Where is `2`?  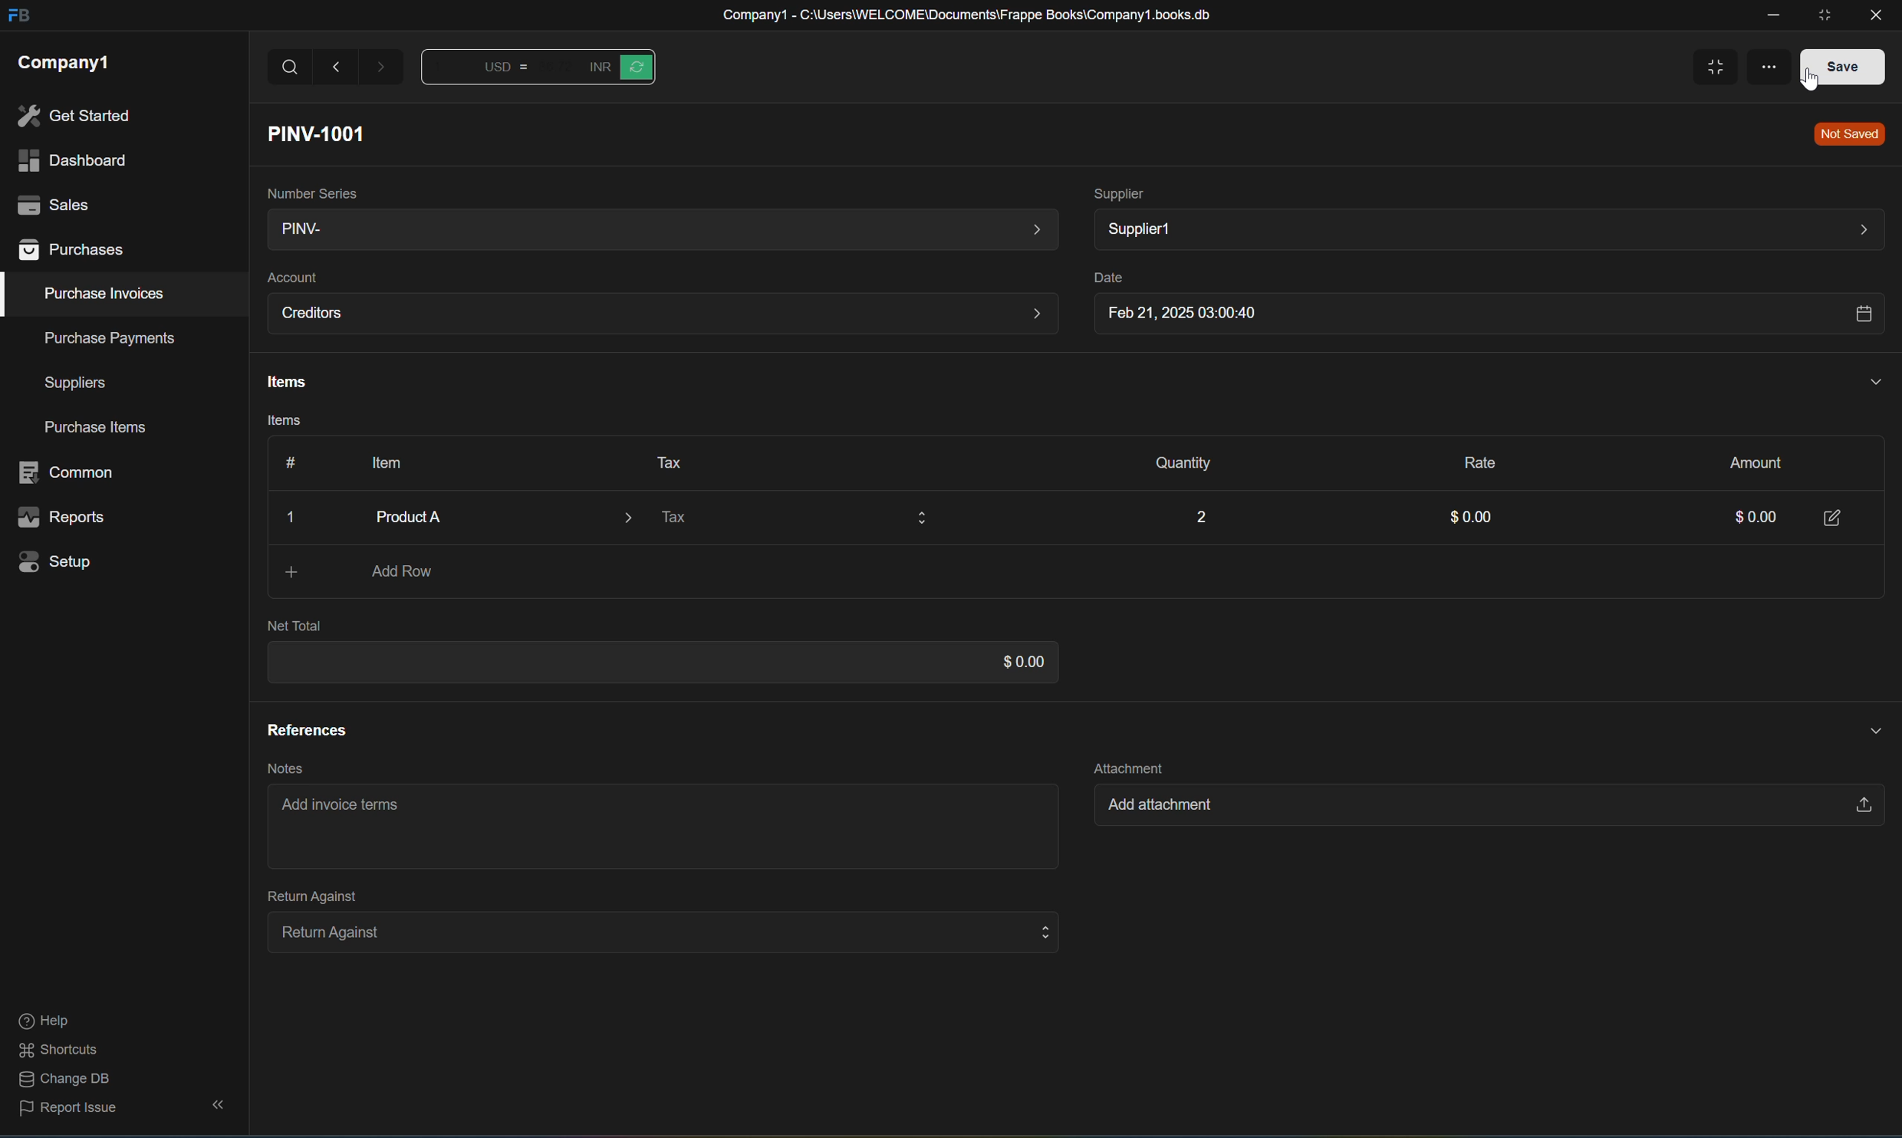
2 is located at coordinates (1199, 514).